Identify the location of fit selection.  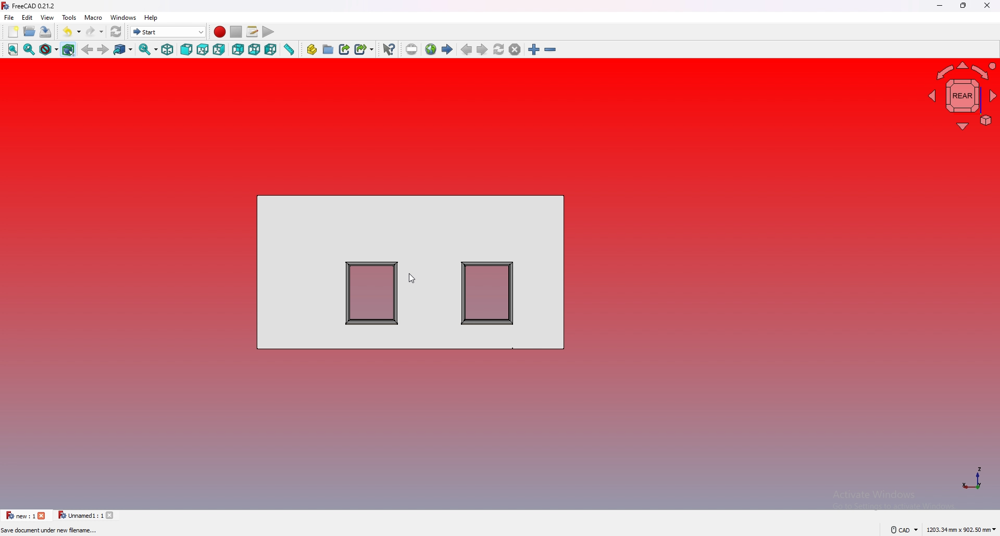
(30, 49).